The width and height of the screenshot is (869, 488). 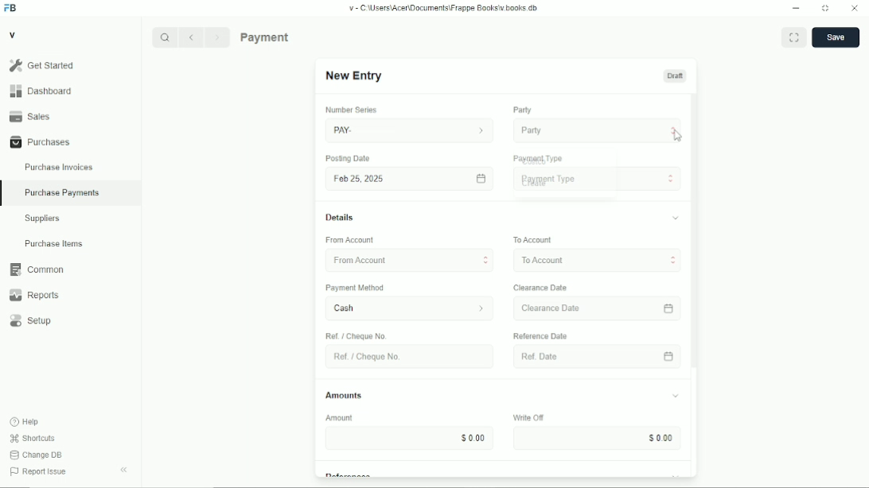 What do you see at coordinates (37, 455) in the screenshot?
I see `Change DB` at bounding box center [37, 455].